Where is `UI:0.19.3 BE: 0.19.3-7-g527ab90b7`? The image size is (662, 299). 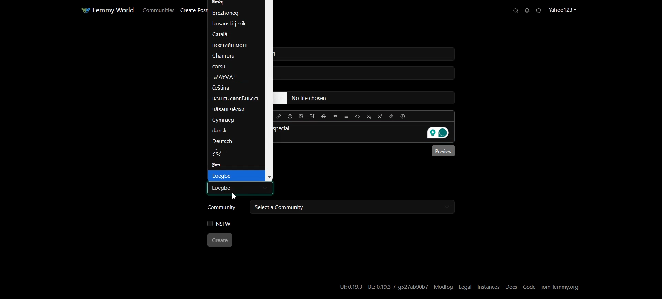
UI:0.19.3 BE: 0.19.3-7-g527ab90b7 is located at coordinates (383, 287).